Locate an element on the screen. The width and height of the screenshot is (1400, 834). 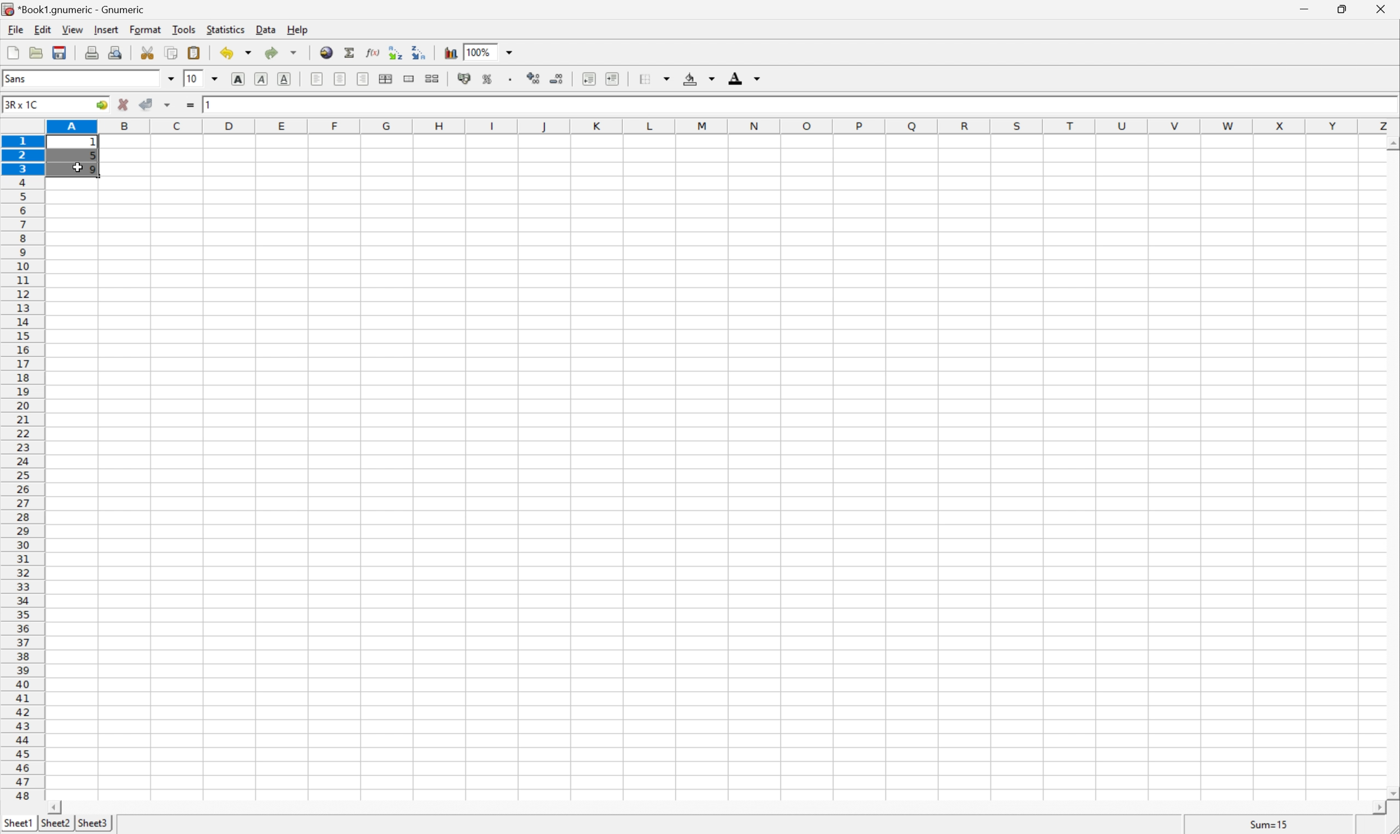
align left is located at coordinates (318, 79).